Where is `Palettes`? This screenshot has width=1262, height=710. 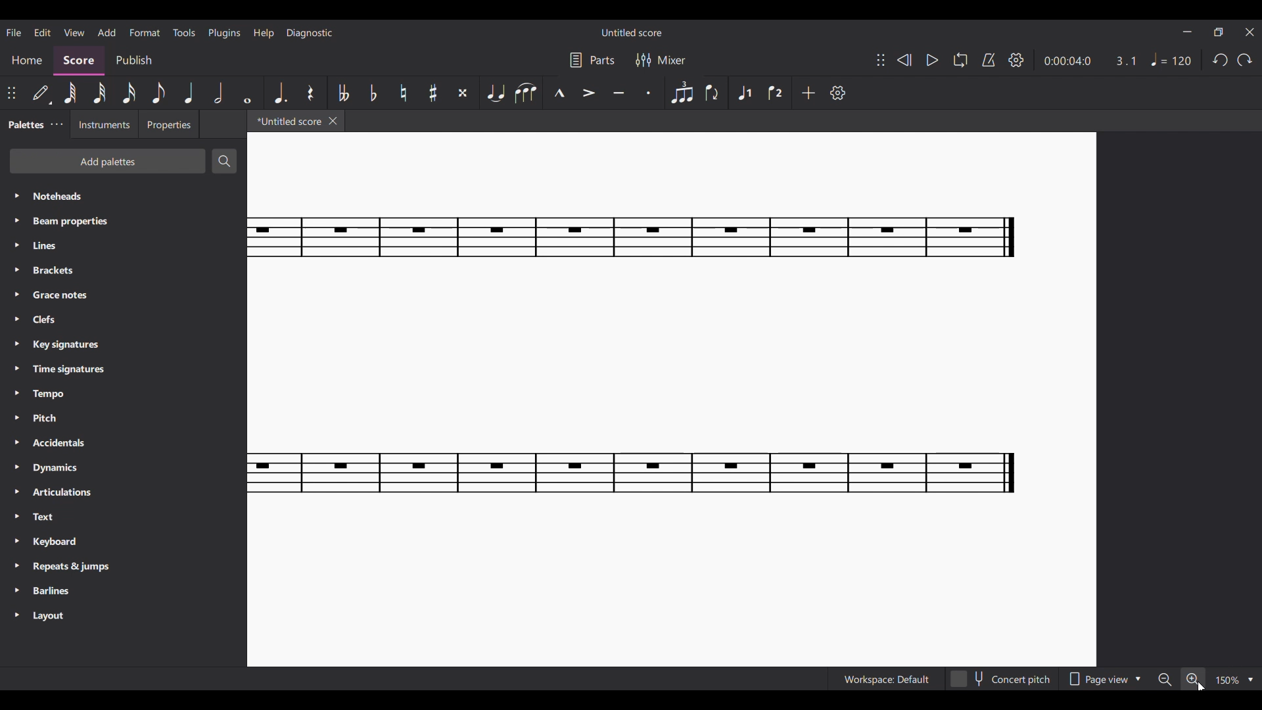
Palettes is located at coordinates (24, 124).